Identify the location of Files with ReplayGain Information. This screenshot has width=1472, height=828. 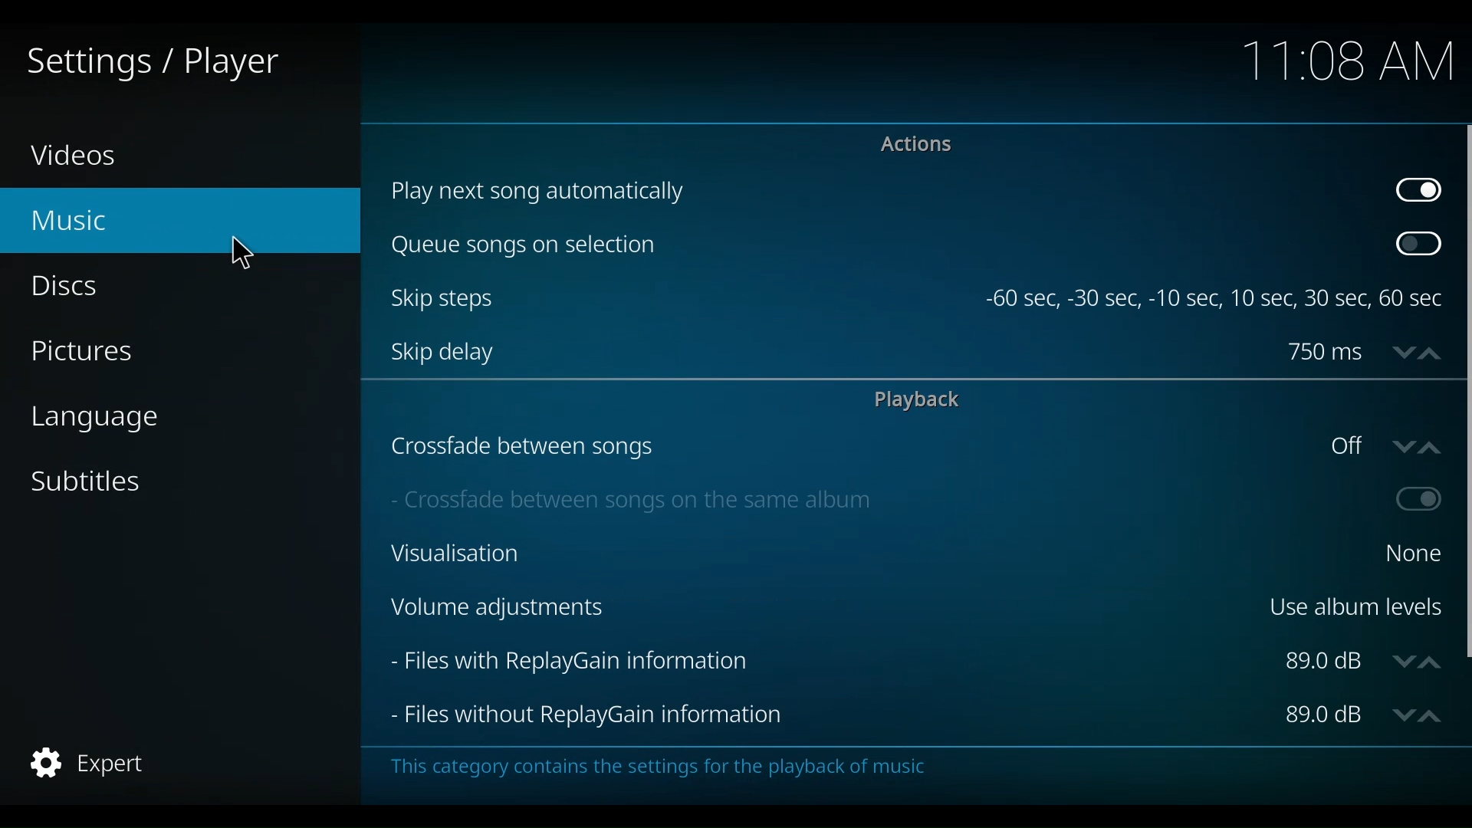
(826, 661).